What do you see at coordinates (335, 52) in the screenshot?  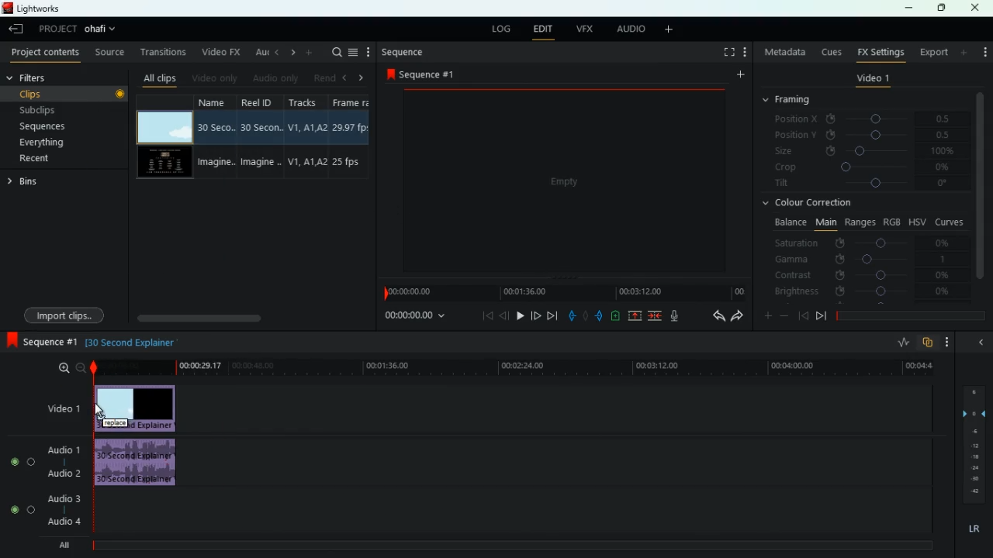 I see `search` at bounding box center [335, 52].